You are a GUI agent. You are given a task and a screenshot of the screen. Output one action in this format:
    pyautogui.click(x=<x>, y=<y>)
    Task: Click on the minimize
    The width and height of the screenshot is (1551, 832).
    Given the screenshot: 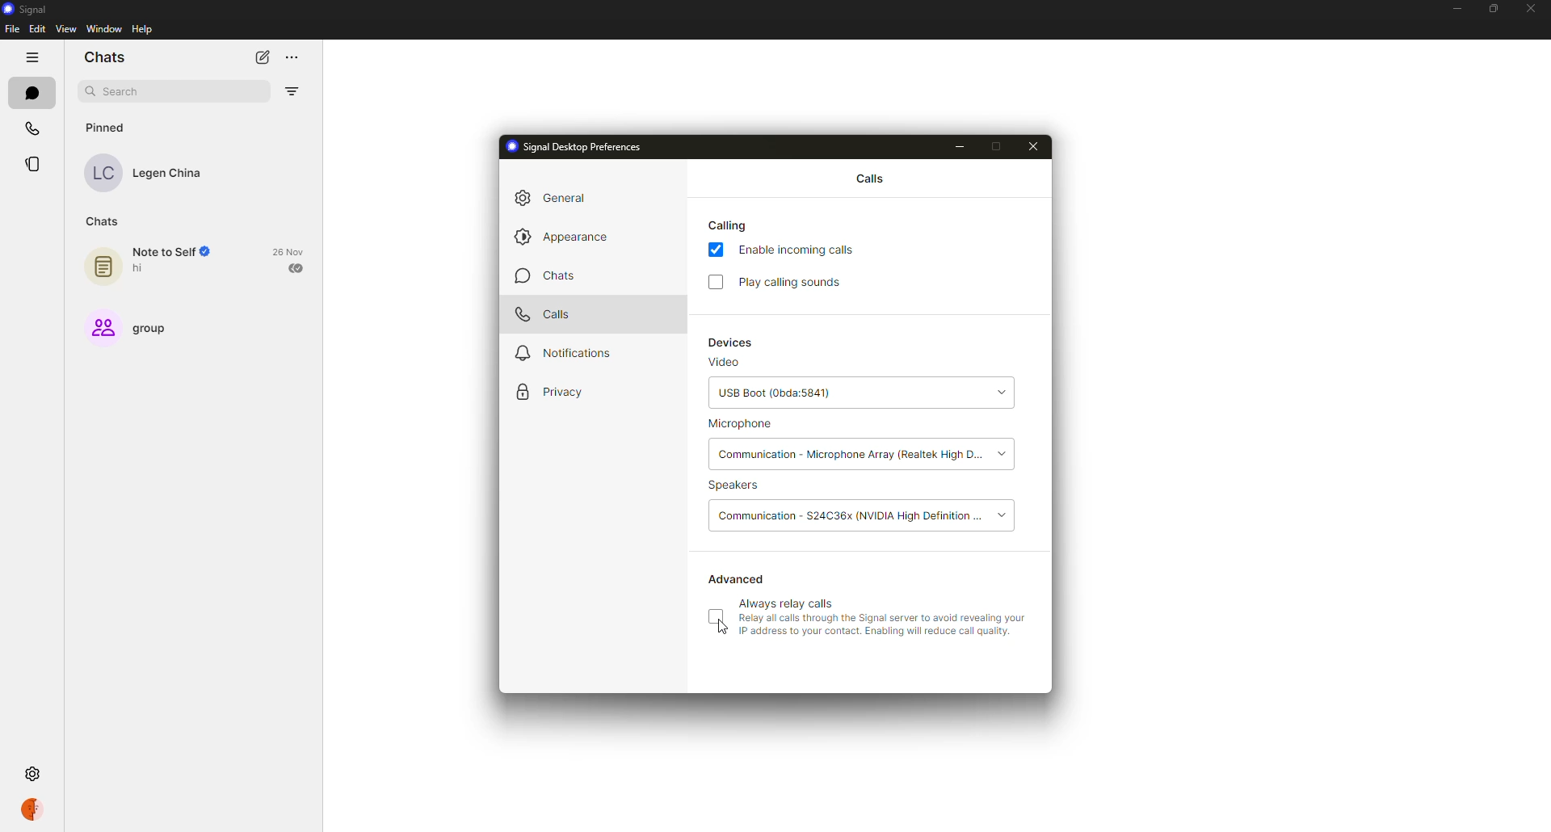 What is the action you would take?
    pyautogui.click(x=1456, y=8)
    